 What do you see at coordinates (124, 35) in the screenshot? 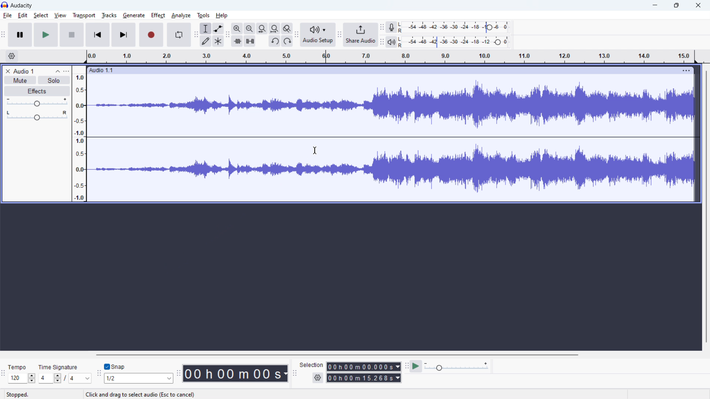
I see `skip to end` at bounding box center [124, 35].